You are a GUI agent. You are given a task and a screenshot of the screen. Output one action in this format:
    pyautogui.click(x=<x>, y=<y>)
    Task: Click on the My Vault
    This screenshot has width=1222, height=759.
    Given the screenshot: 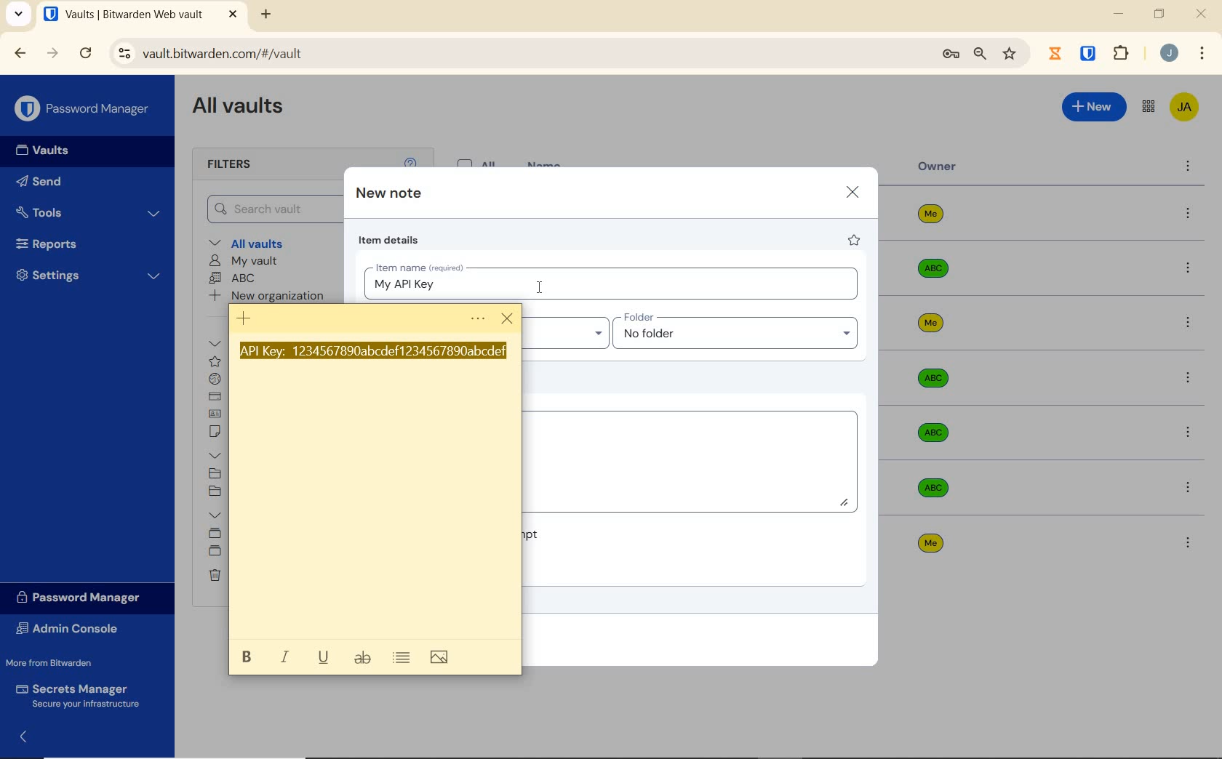 What is the action you would take?
    pyautogui.click(x=245, y=261)
    